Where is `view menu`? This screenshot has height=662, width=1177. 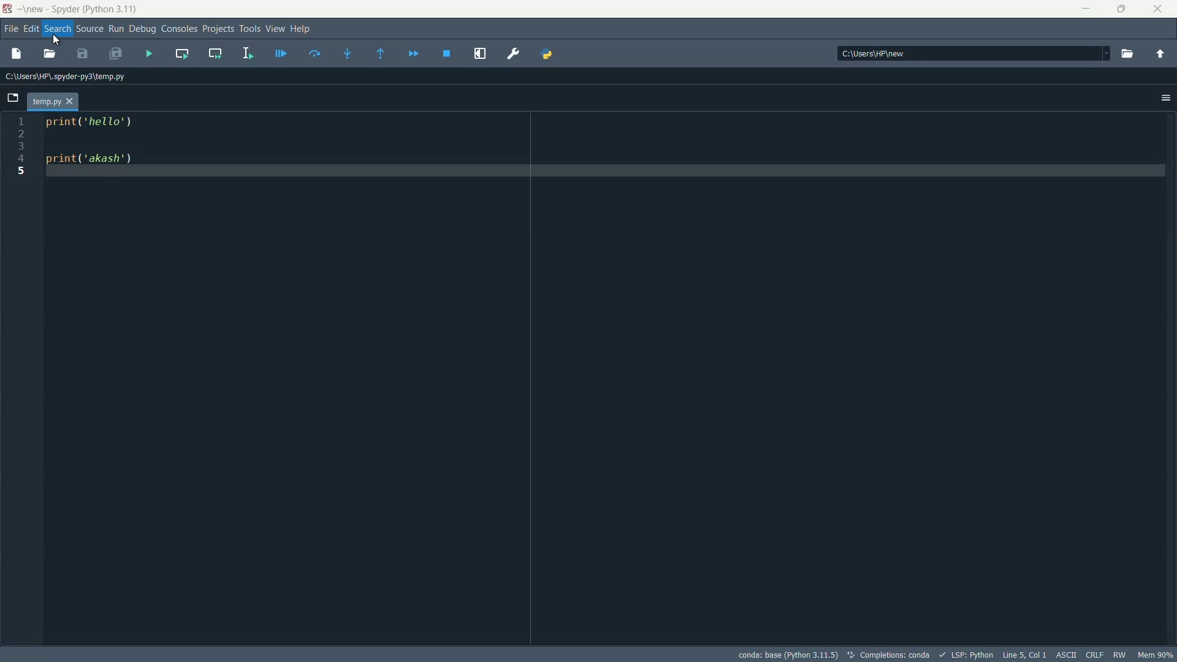 view menu is located at coordinates (275, 29).